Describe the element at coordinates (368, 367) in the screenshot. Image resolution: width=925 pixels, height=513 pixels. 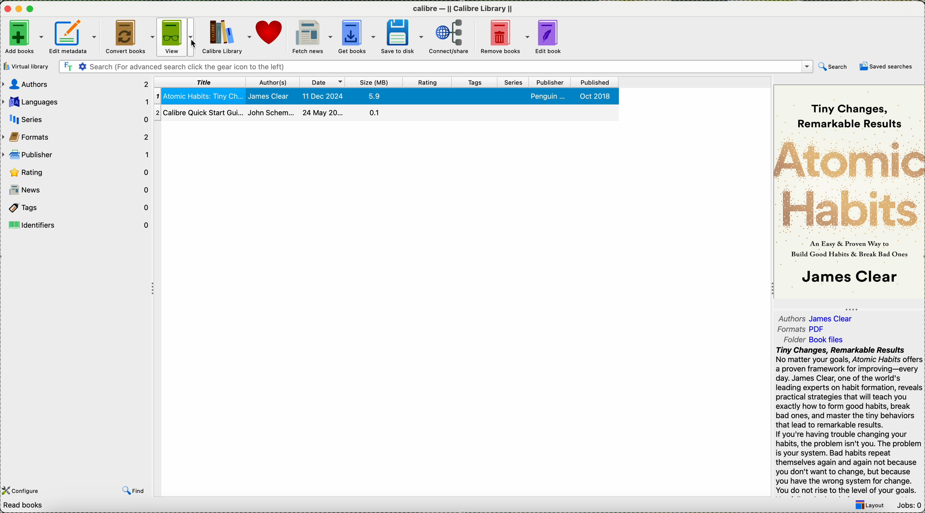
I see `` at that location.